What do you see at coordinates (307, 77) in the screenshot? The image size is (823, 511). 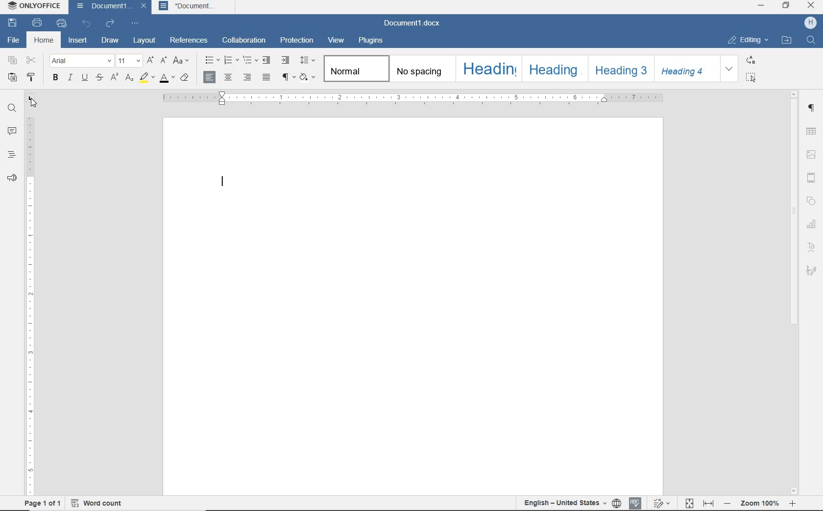 I see `SHADING` at bounding box center [307, 77].